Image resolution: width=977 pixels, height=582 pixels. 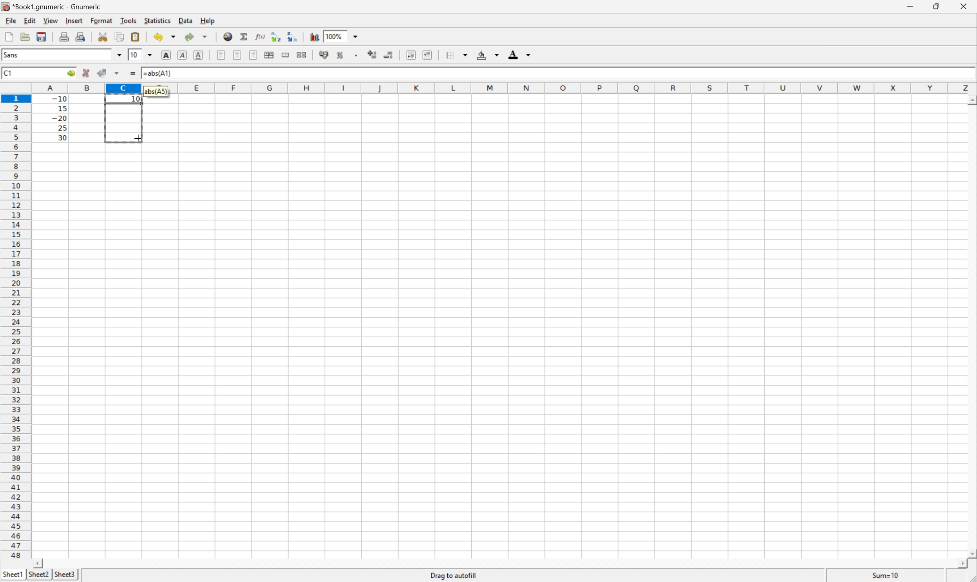 What do you see at coordinates (302, 54) in the screenshot?
I see `split merged ranges of cells` at bounding box center [302, 54].